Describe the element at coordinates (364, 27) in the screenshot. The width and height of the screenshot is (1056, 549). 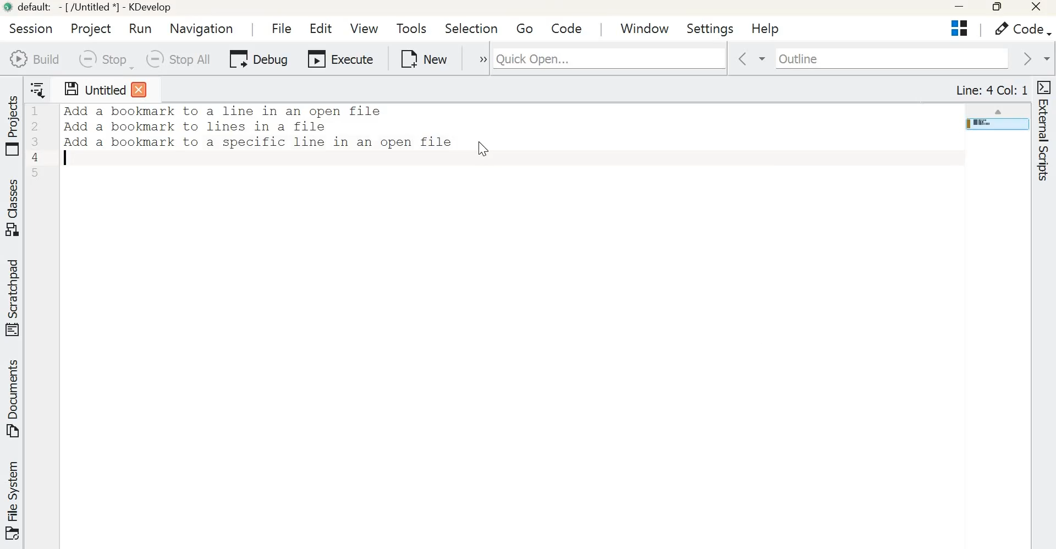
I see `View` at that location.